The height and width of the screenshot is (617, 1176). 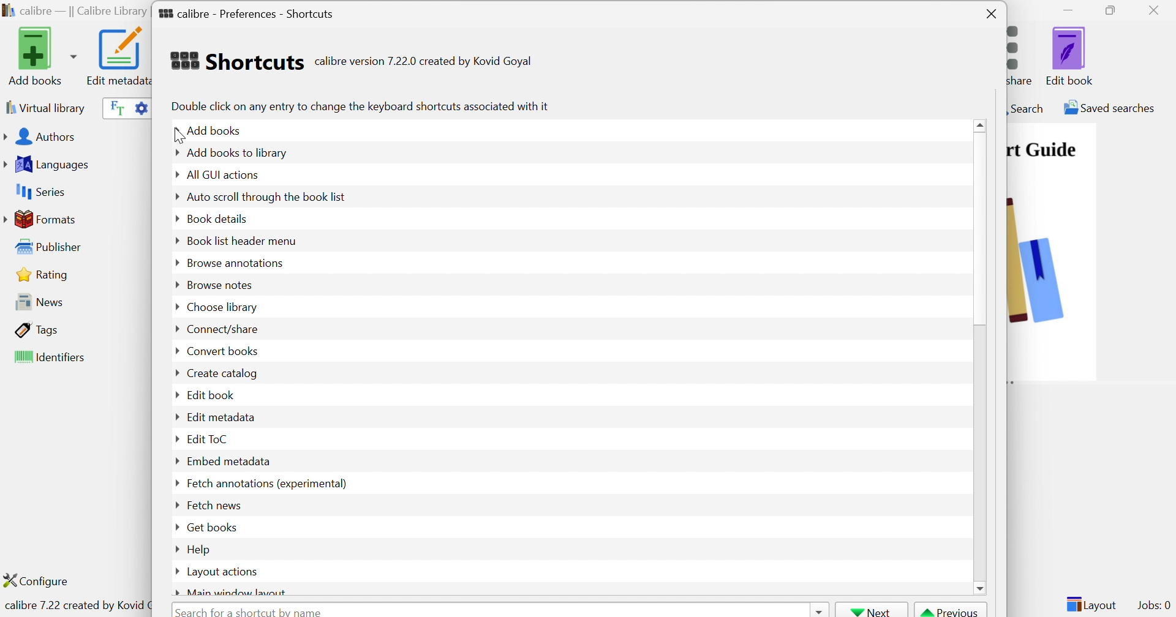 I want to click on Shortcuts, so click(x=236, y=61).